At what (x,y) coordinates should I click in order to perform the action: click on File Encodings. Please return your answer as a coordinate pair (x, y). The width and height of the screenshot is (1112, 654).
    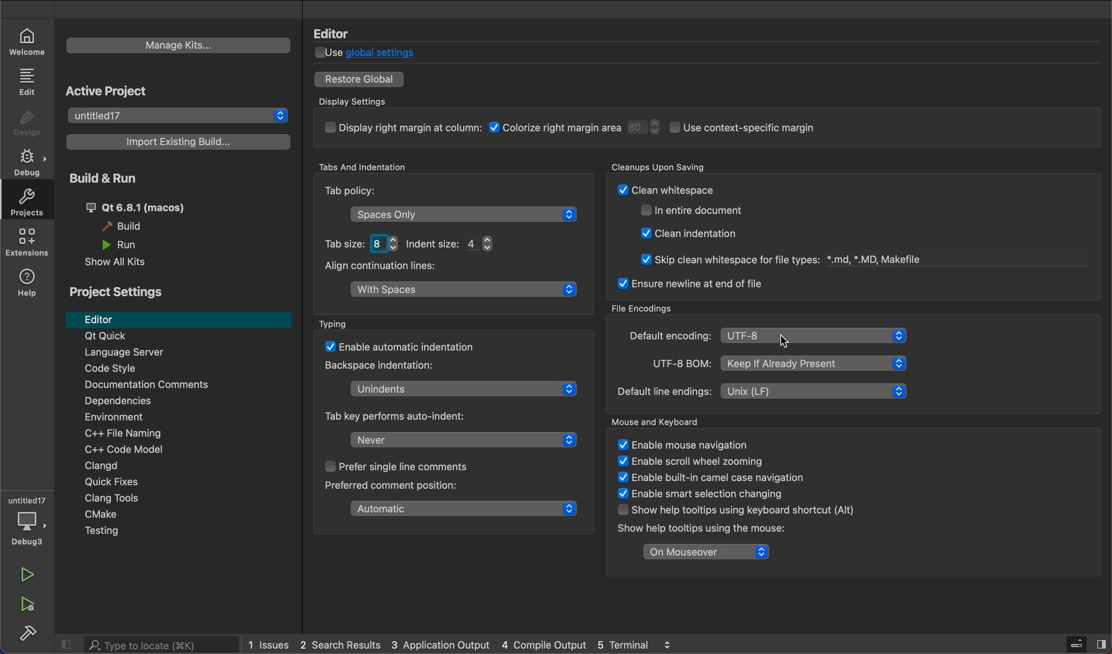
    Looking at the image, I should click on (645, 309).